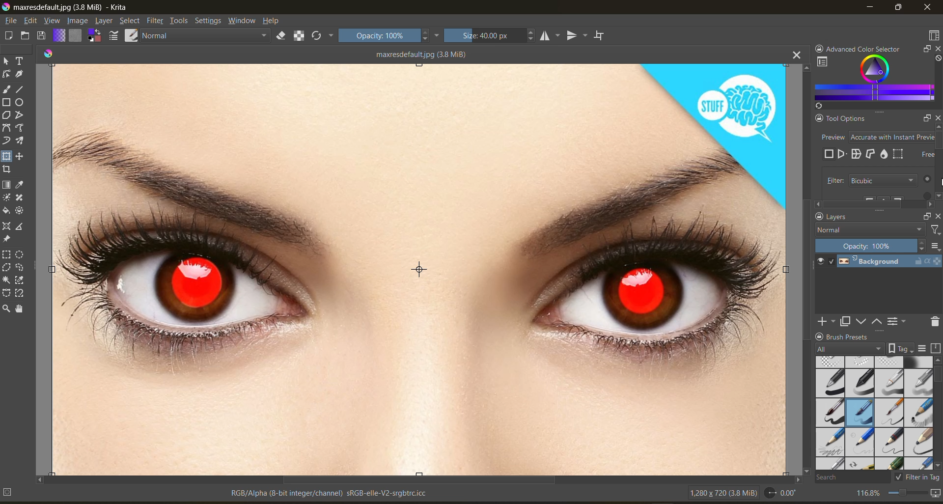  What do you see at coordinates (900, 8) in the screenshot?
I see `maximize` at bounding box center [900, 8].